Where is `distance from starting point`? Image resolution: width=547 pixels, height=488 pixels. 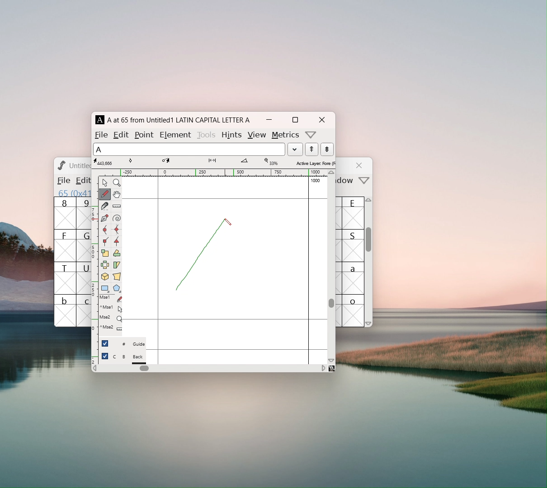 distance from starting point is located at coordinates (212, 162).